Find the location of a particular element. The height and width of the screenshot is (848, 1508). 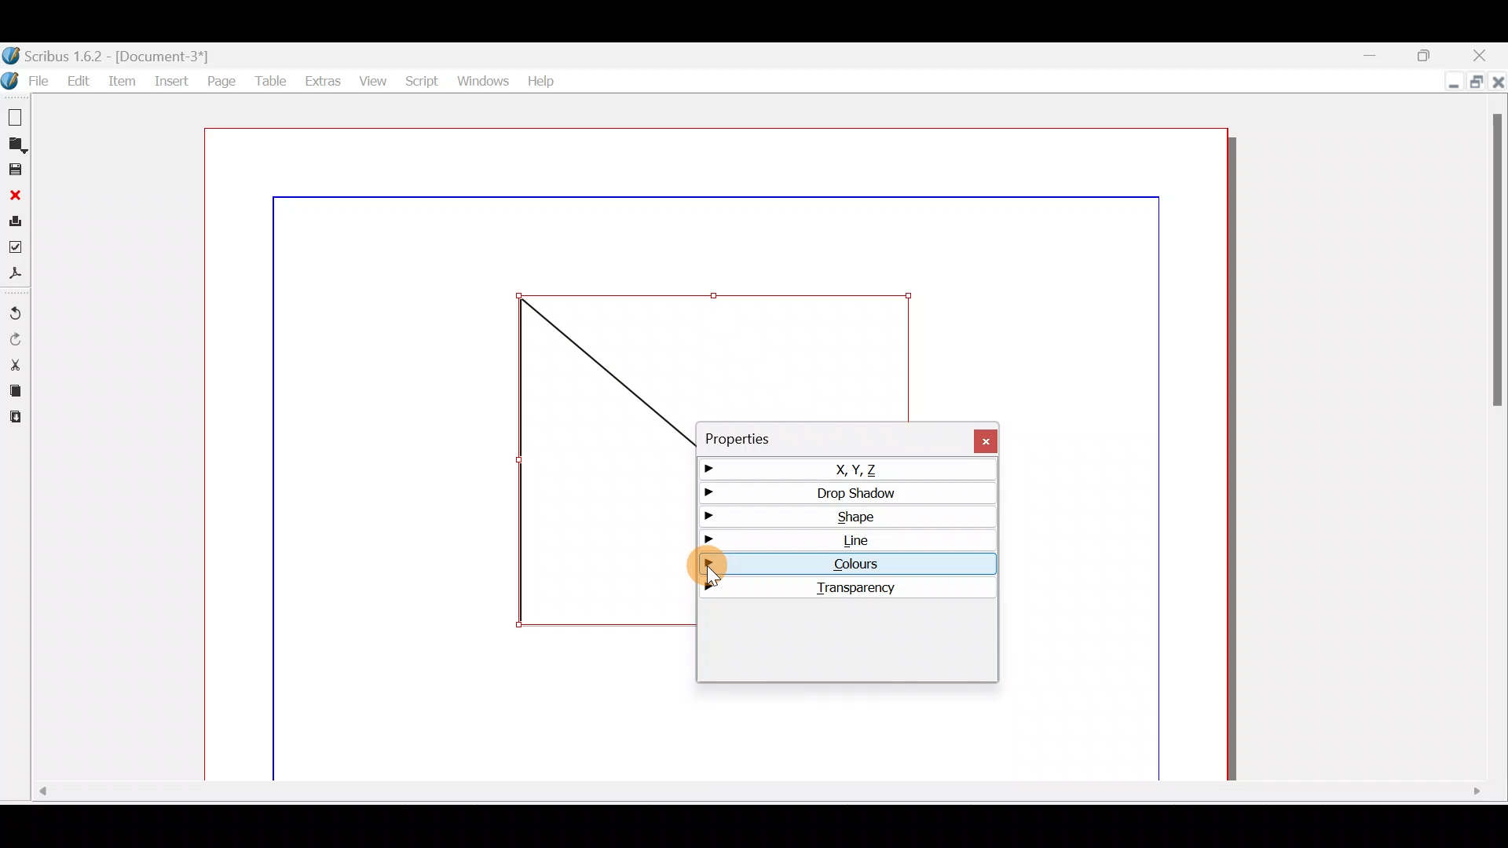

Paste is located at coordinates (20, 418).